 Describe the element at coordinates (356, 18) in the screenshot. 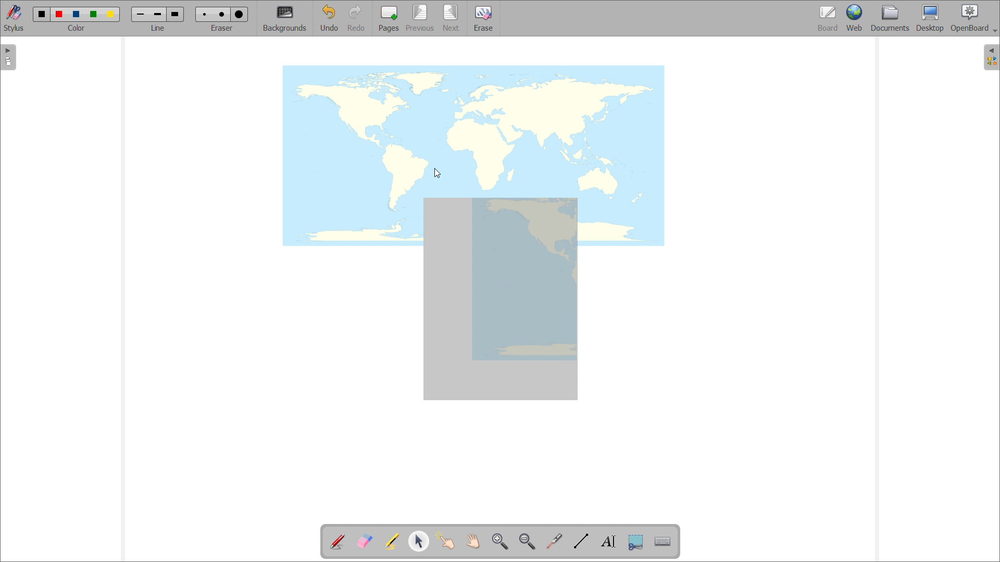

I see `redo` at that location.